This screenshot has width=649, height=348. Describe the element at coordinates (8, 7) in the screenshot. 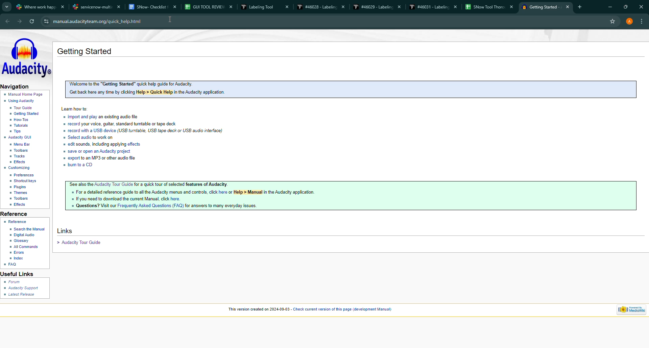

I see `tabs` at that location.